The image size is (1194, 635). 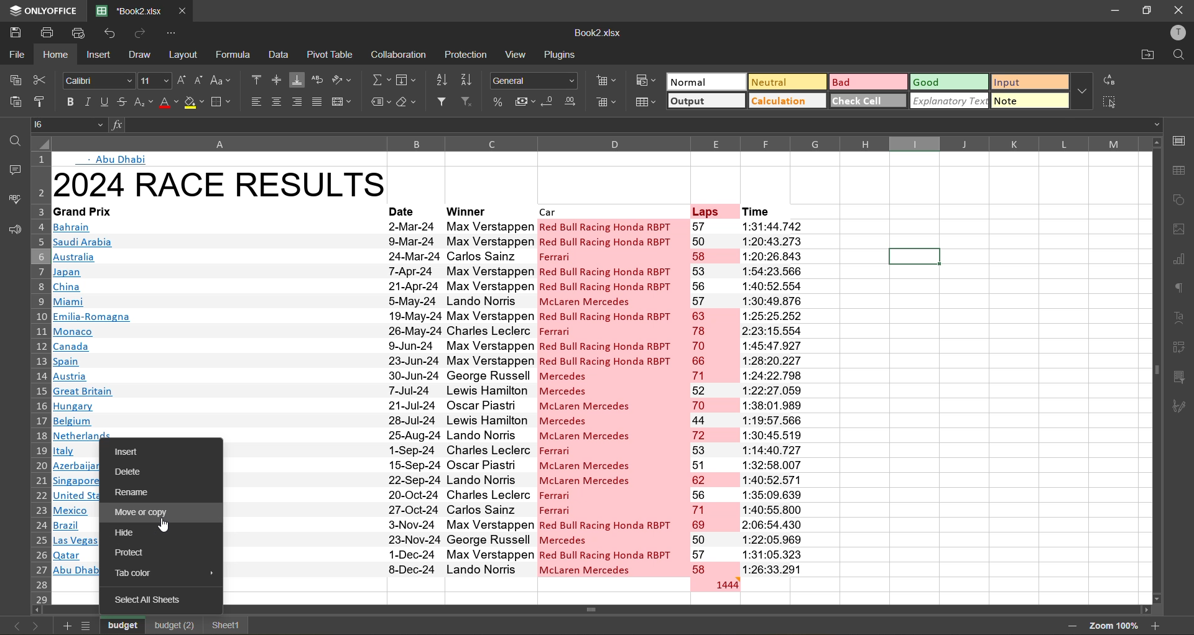 What do you see at coordinates (59, 54) in the screenshot?
I see `home` at bounding box center [59, 54].